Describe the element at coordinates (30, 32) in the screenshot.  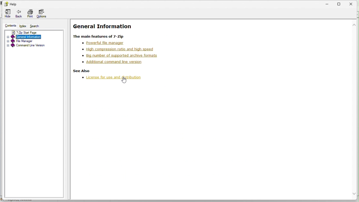
I see `7 zip start page` at that location.